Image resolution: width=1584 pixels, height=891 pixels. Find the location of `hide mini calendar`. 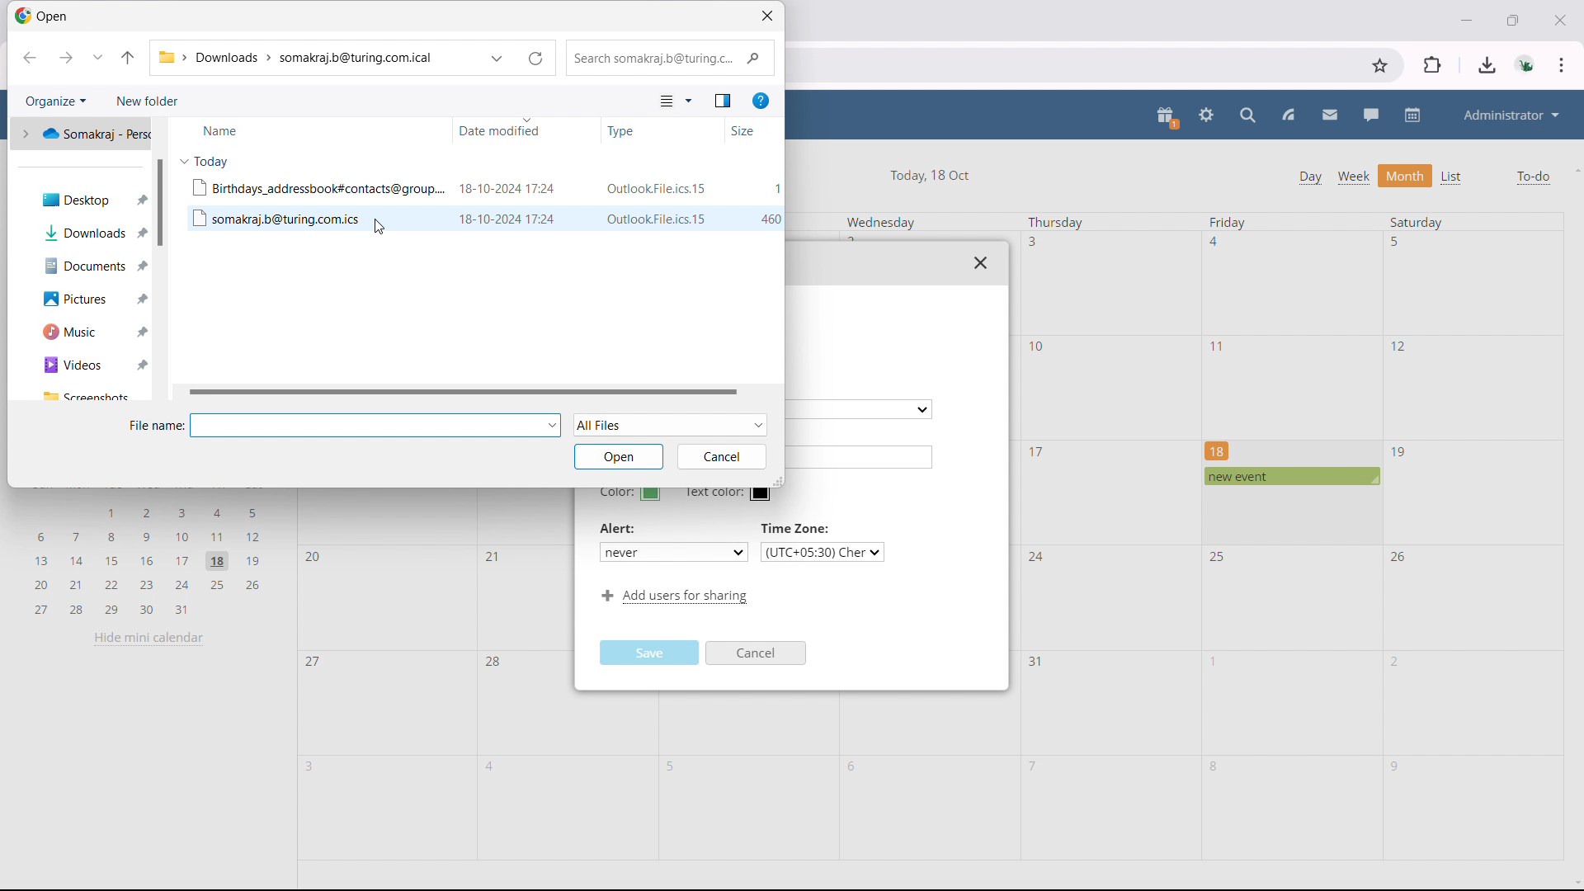

hide mini calendar is located at coordinates (148, 638).